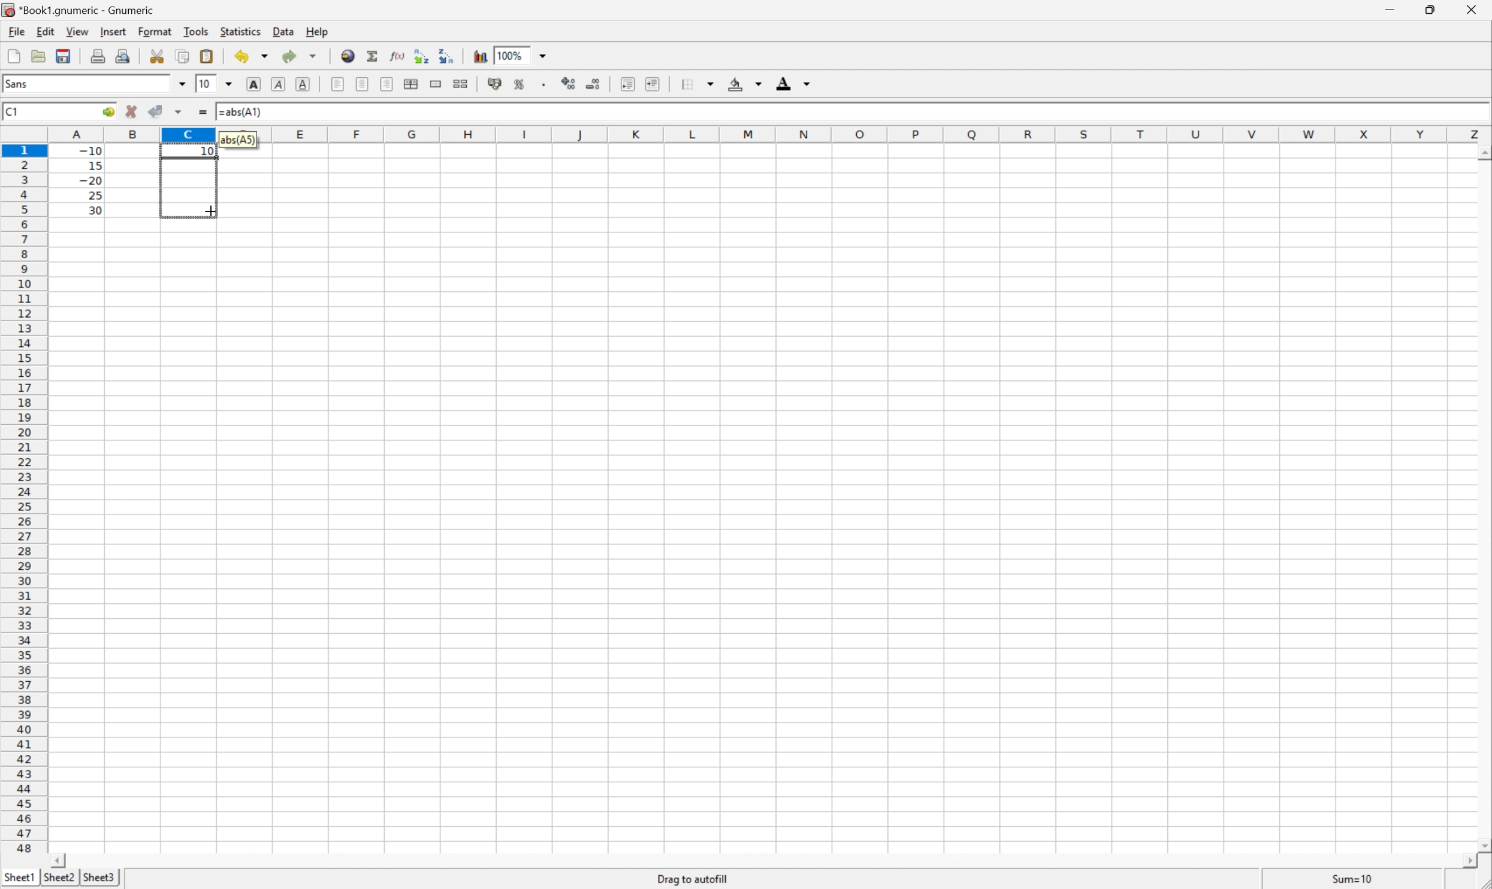  What do you see at coordinates (62, 56) in the screenshot?
I see `Open mobile file` at bounding box center [62, 56].